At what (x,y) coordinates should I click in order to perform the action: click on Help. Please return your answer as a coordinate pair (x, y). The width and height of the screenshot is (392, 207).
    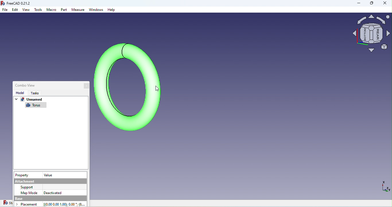
    Looking at the image, I should click on (111, 10).